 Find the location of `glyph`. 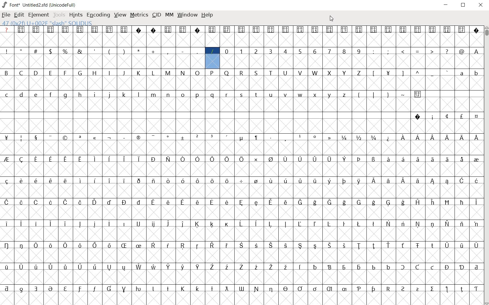

glyph is located at coordinates (197, 73).